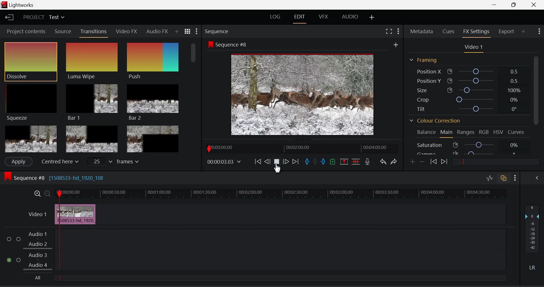 This screenshot has width=544, height=287. What do you see at coordinates (422, 32) in the screenshot?
I see `Metadata` at bounding box center [422, 32].